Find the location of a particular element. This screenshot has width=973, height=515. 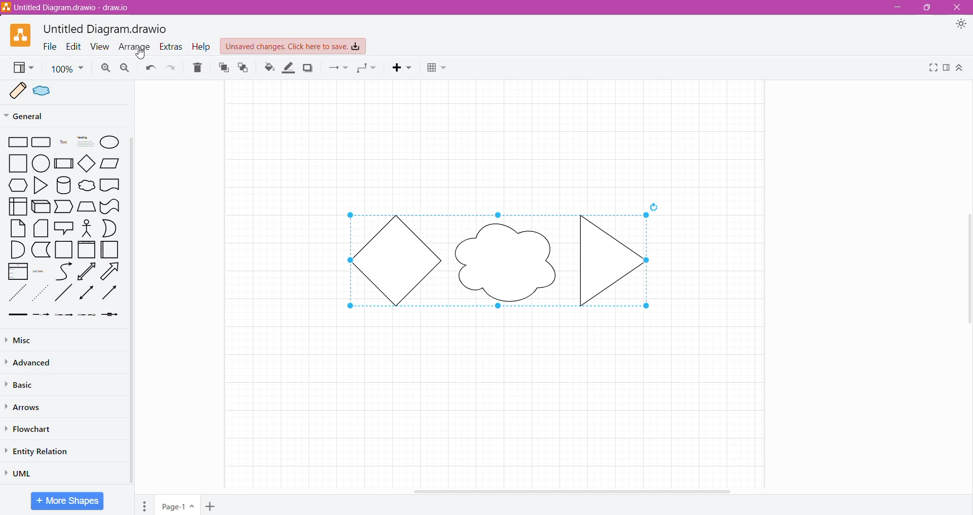

Shapes is located at coordinates (61, 229).